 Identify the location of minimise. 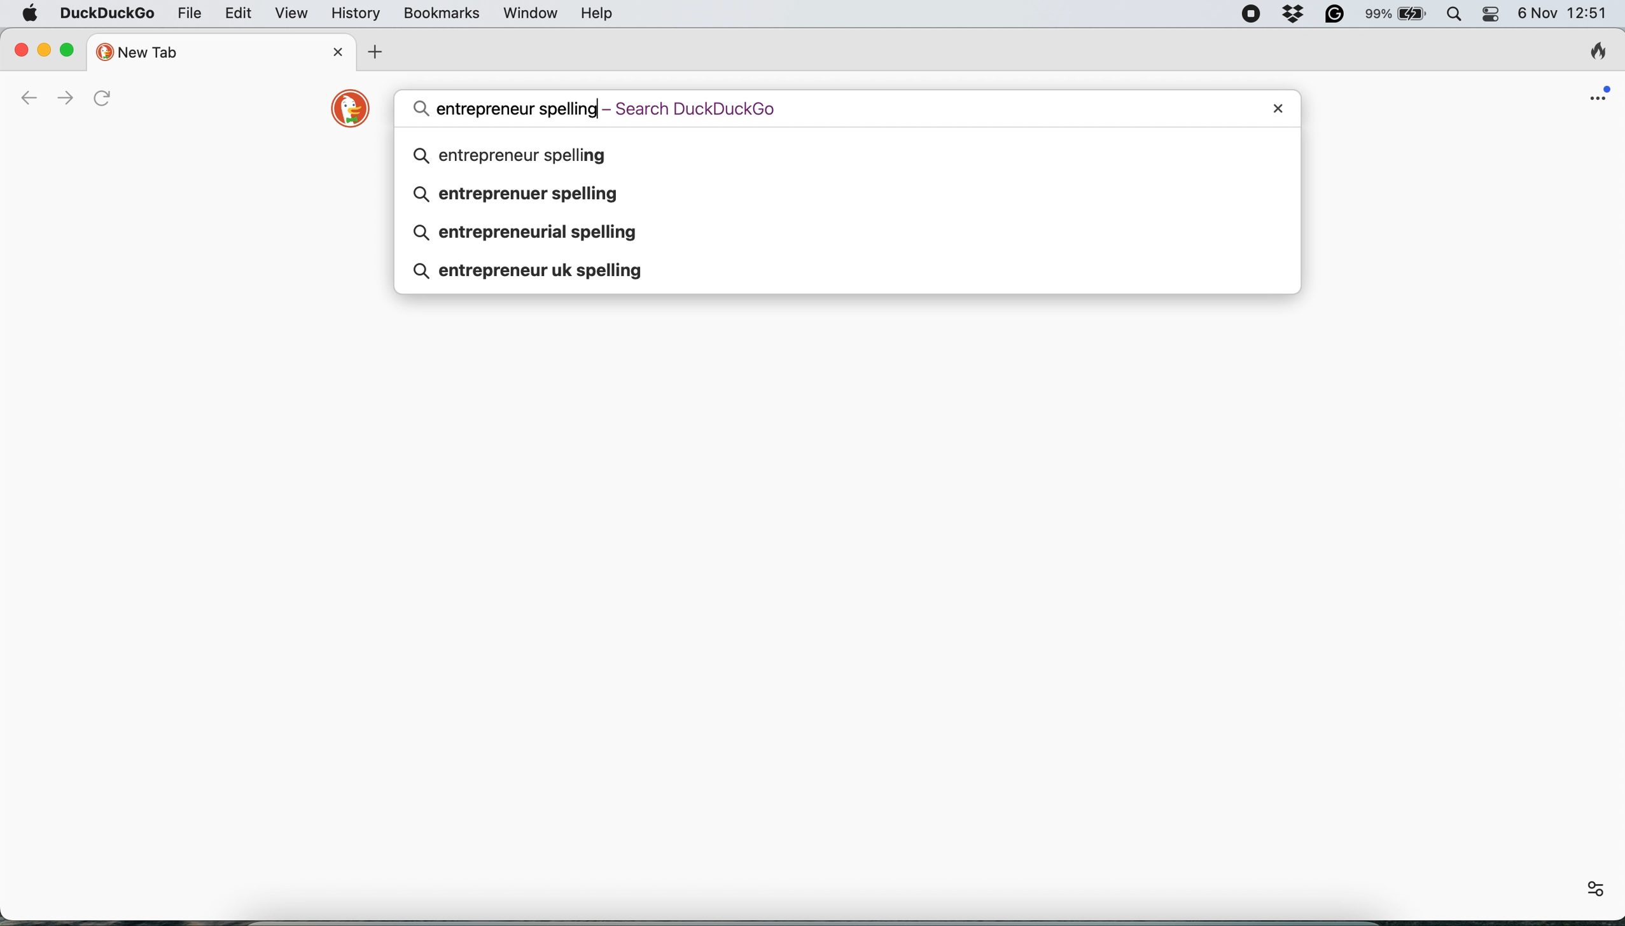
(46, 49).